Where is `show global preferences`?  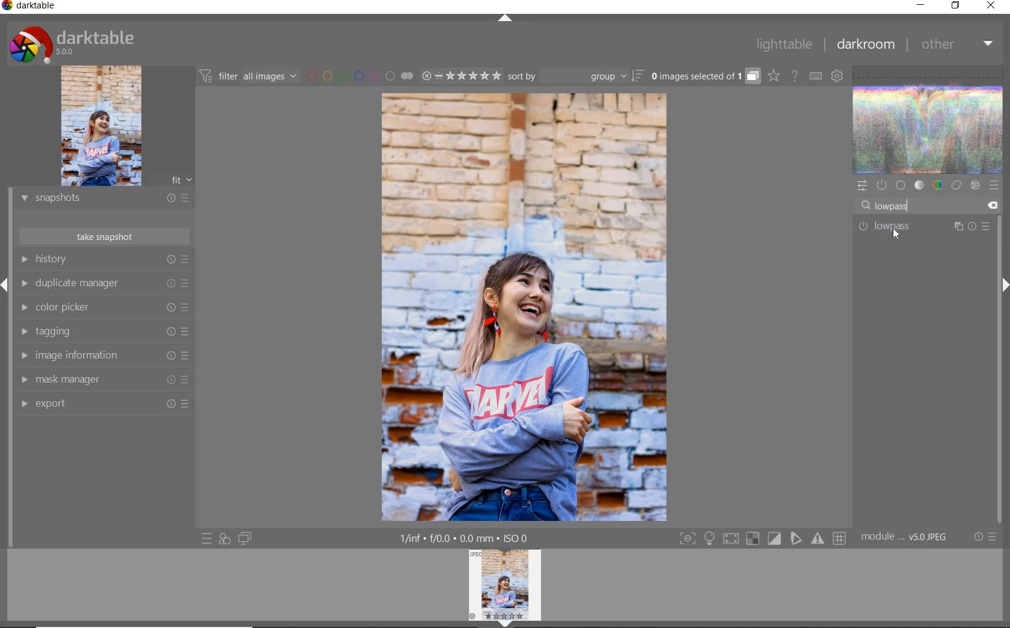
show global preferences is located at coordinates (837, 77).